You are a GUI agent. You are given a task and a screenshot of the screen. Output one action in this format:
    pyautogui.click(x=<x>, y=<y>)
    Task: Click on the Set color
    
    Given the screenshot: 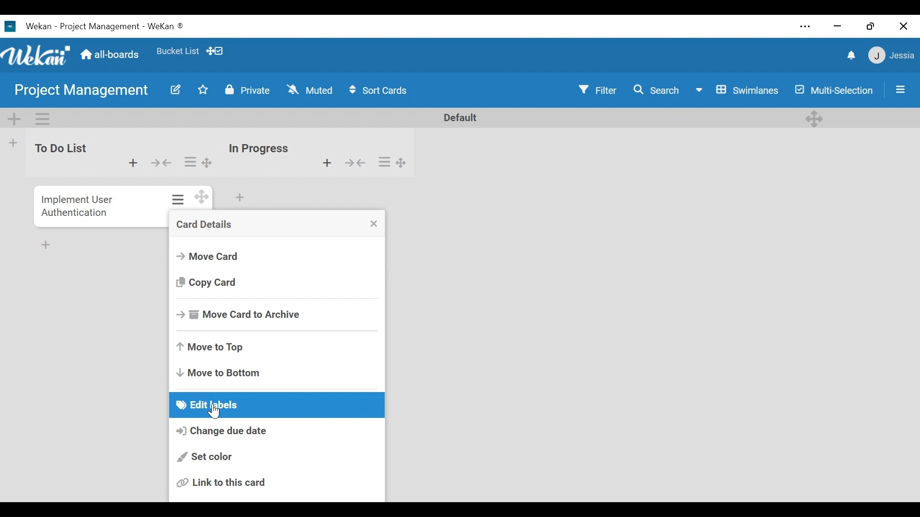 What is the action you would take?
    pyautogui.click(x=207, y=457)
    